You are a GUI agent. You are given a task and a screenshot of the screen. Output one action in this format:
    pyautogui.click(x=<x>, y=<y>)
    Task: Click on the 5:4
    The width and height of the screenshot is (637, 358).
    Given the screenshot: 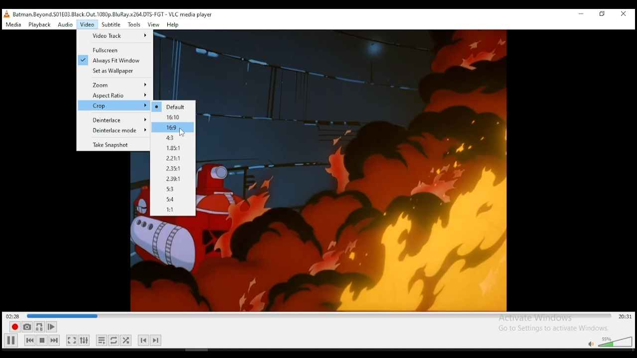 What is the action you would take?
    pyautogui.click(x=173, y=200)
    